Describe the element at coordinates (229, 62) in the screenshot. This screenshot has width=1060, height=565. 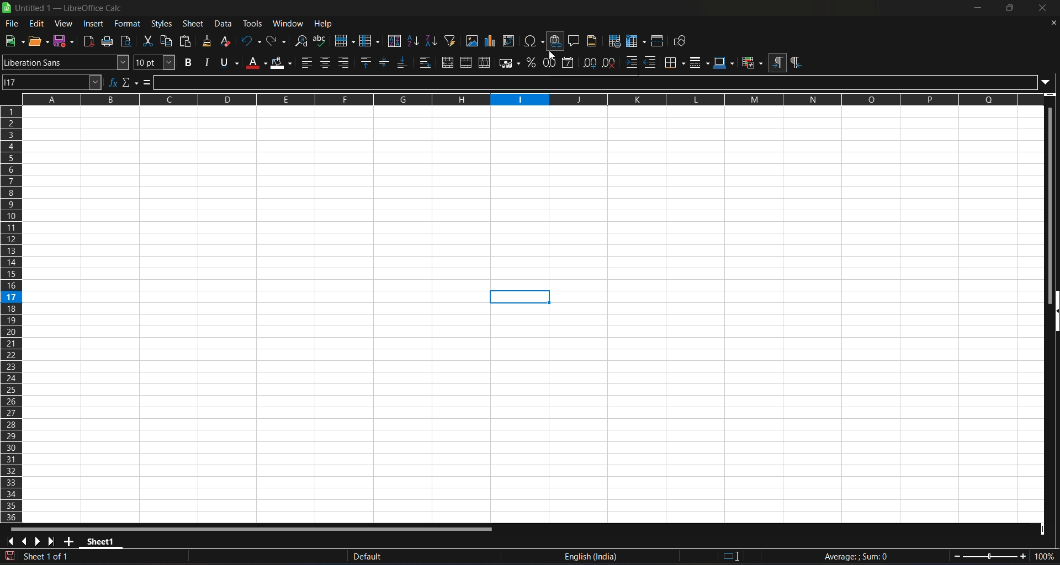
I see `underline` at that location.